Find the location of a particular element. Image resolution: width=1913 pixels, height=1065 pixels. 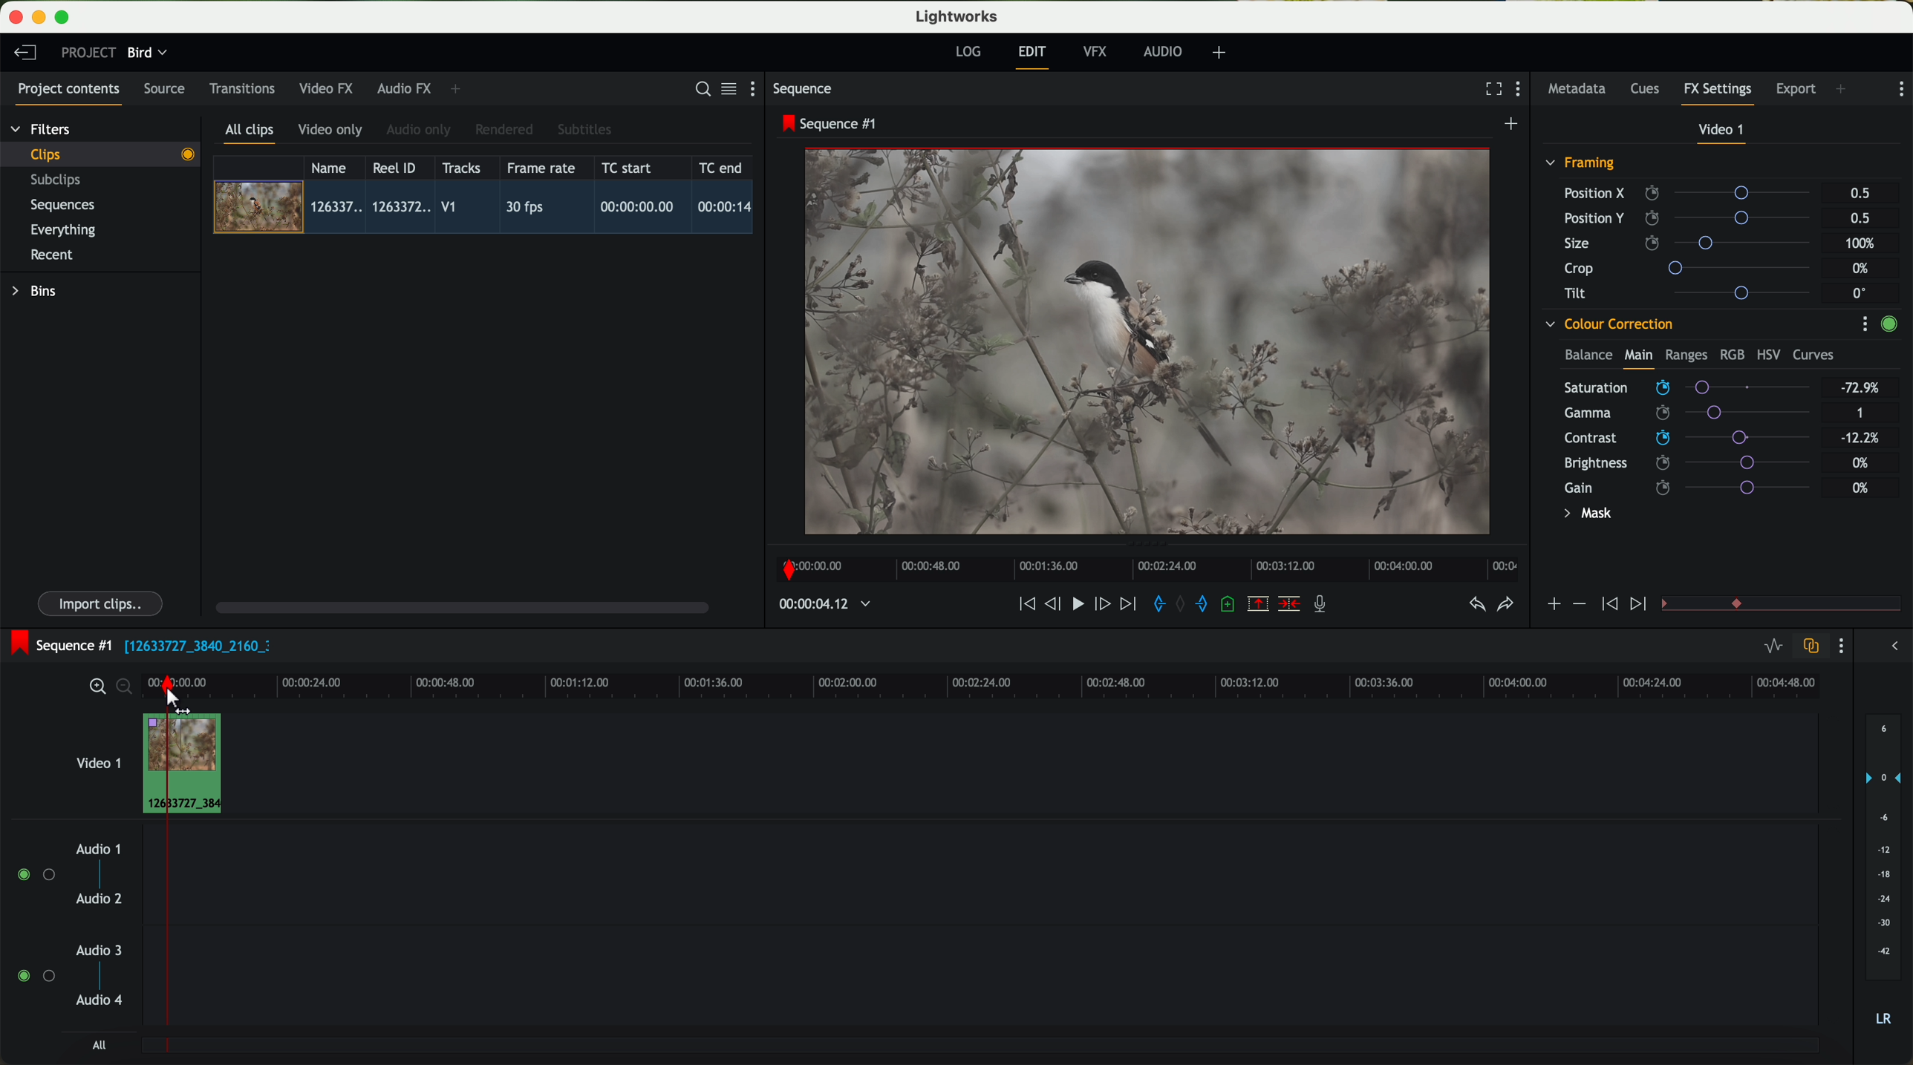

mouse down is located at coordinates (175, 702).